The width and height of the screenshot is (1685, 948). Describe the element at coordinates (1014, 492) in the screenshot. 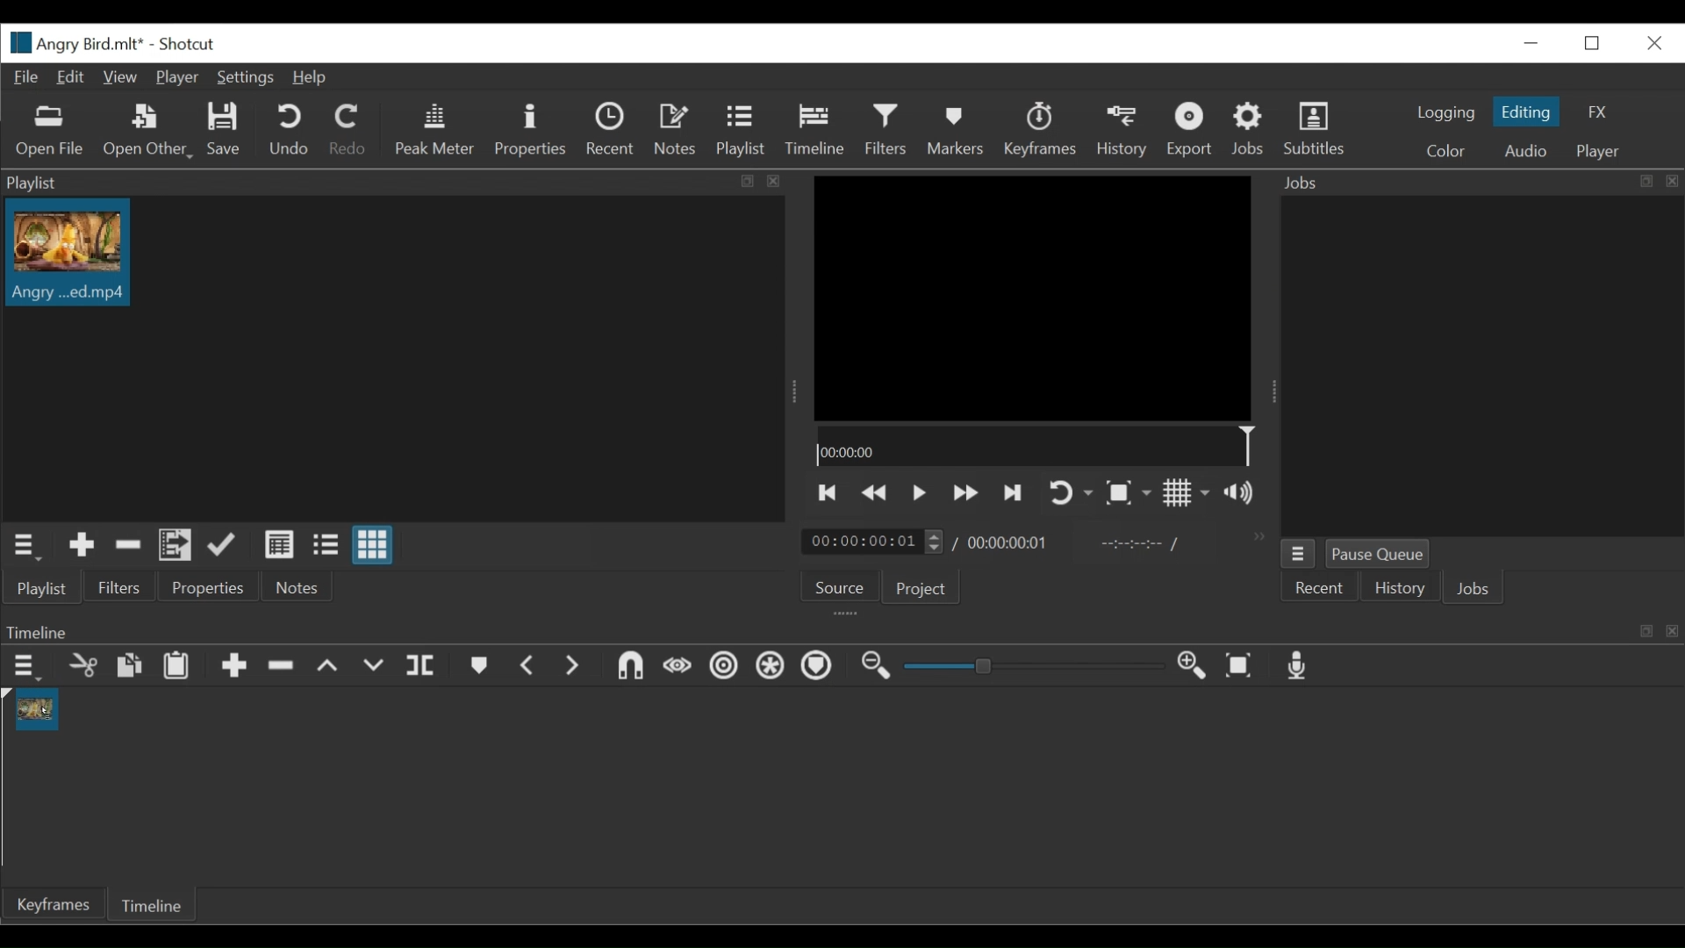

I see `Skip to the next point` at that location.